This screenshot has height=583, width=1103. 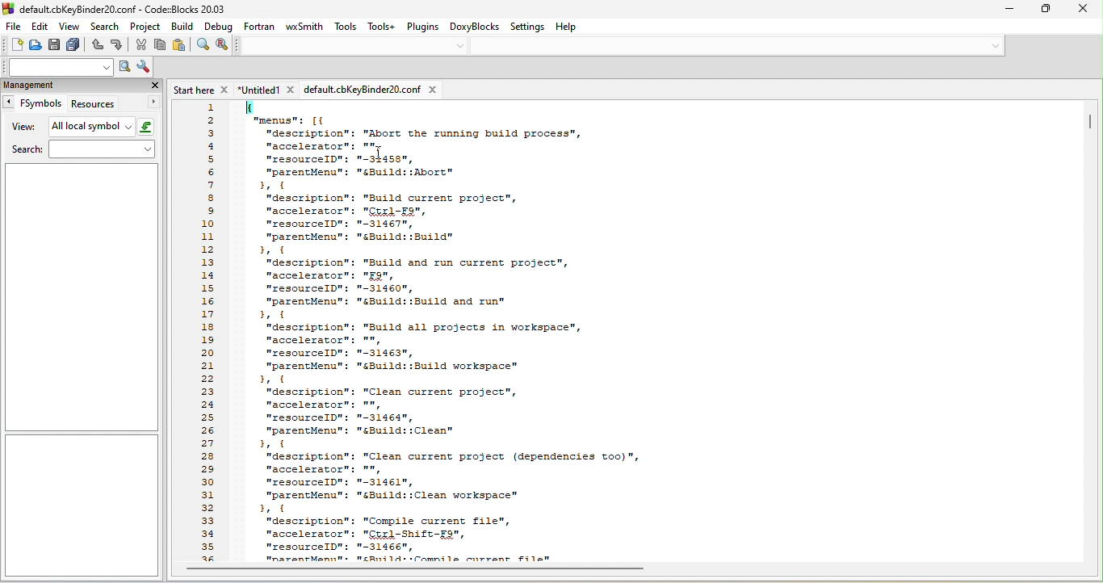 I want to click on start here, so click(x=198, y=86).